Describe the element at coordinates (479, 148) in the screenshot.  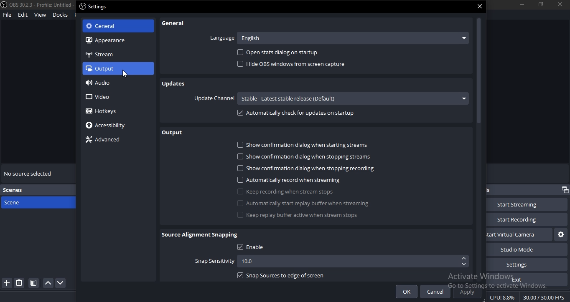
I see `scrollbar` at that location.